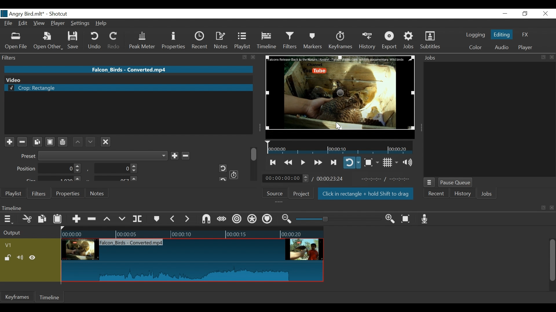 The height and width of the screenshot is (312, 556). What do you see at coordinates (391, 162) in the screenshot?
I see `Toggle display grid on player` at bounding box center [391, 162].